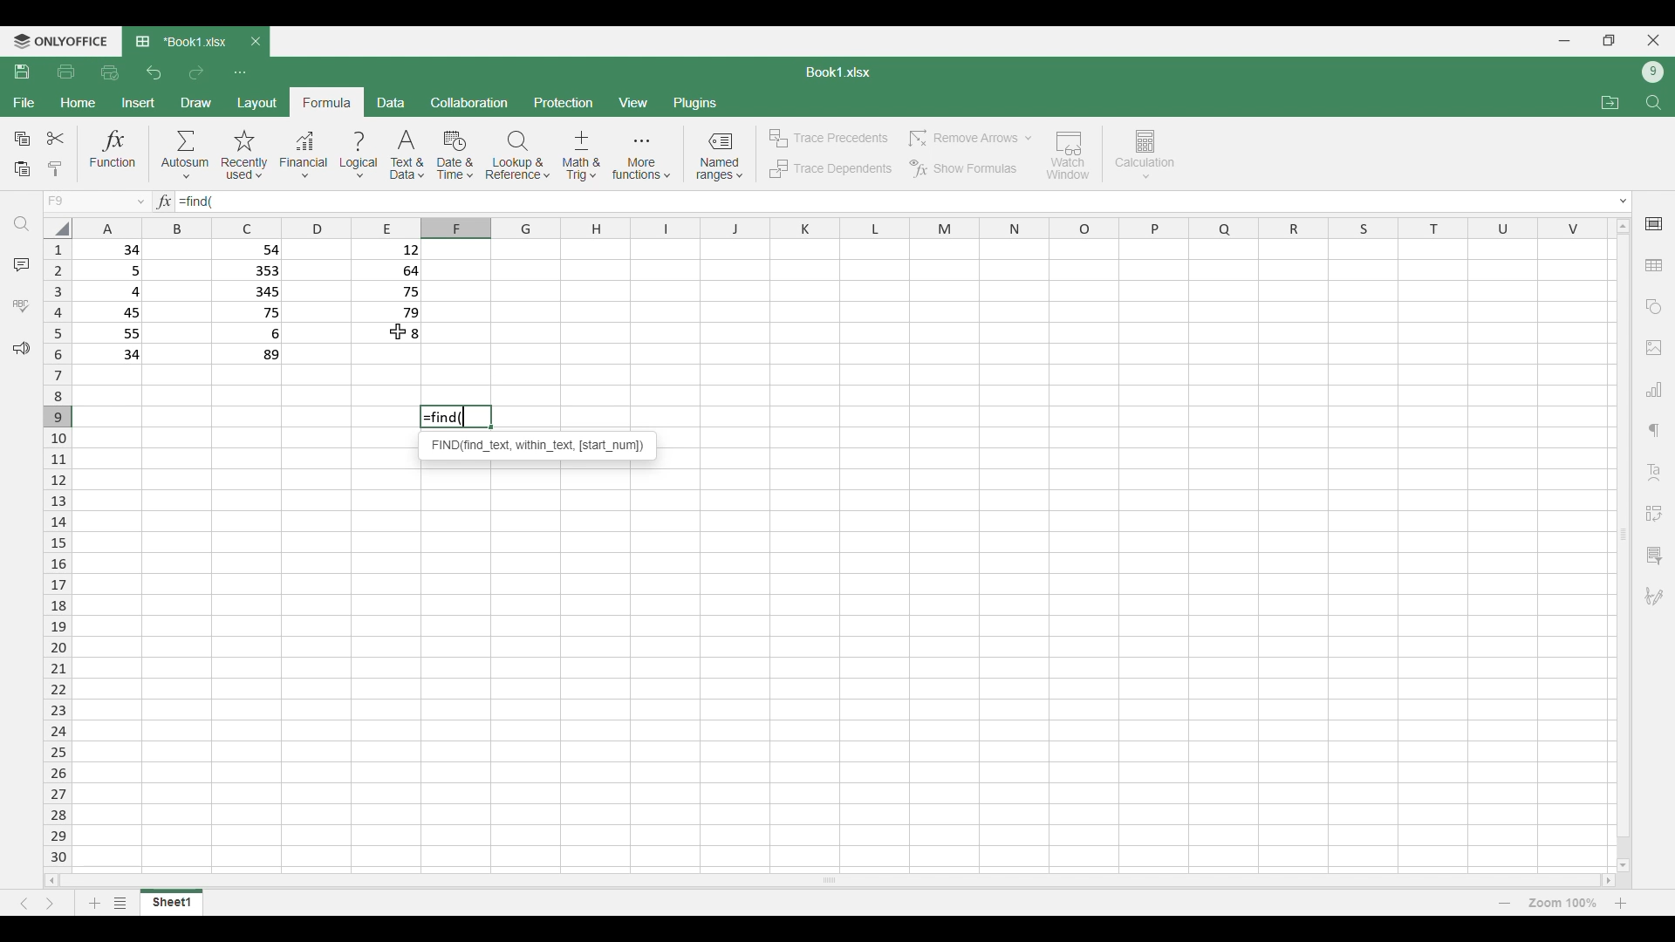  What do you see at coordinates (113, 153) in the screenshot?
I see `Funtion` at bounding box center [113, 153].